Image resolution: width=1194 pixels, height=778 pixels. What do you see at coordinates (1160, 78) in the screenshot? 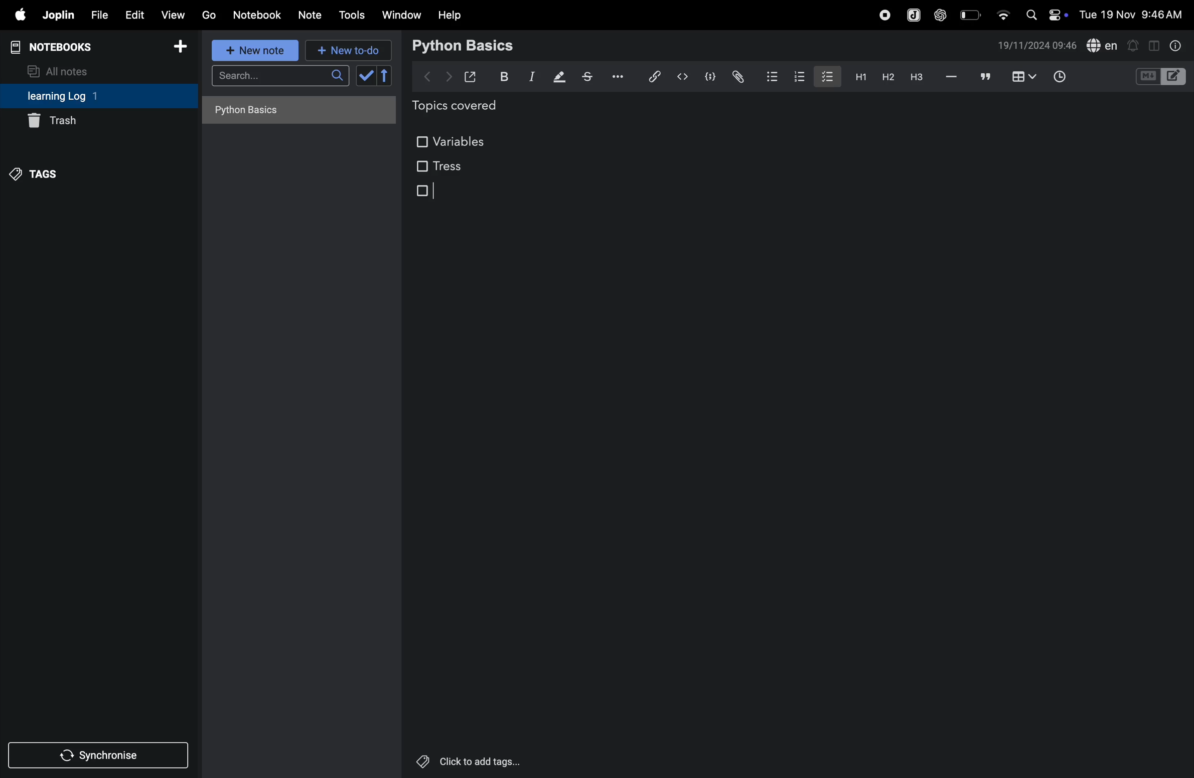
I see `code block` at bounding box center [1160, 78].